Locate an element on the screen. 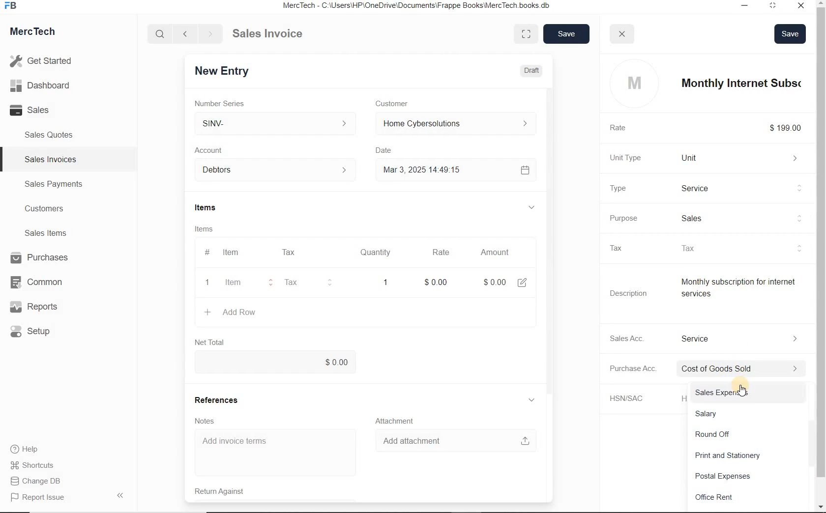 The image size is (826, 513). Item is located at coordinates (237, 253).